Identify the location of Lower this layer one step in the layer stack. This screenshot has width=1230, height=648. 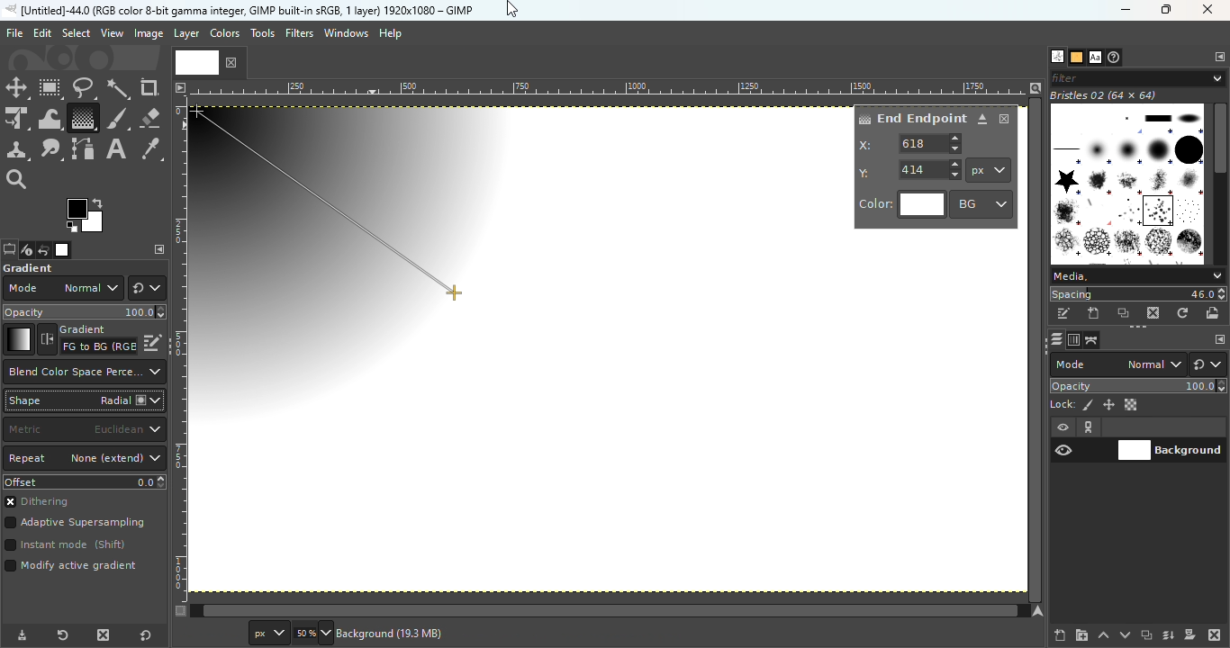
(1125, 635).